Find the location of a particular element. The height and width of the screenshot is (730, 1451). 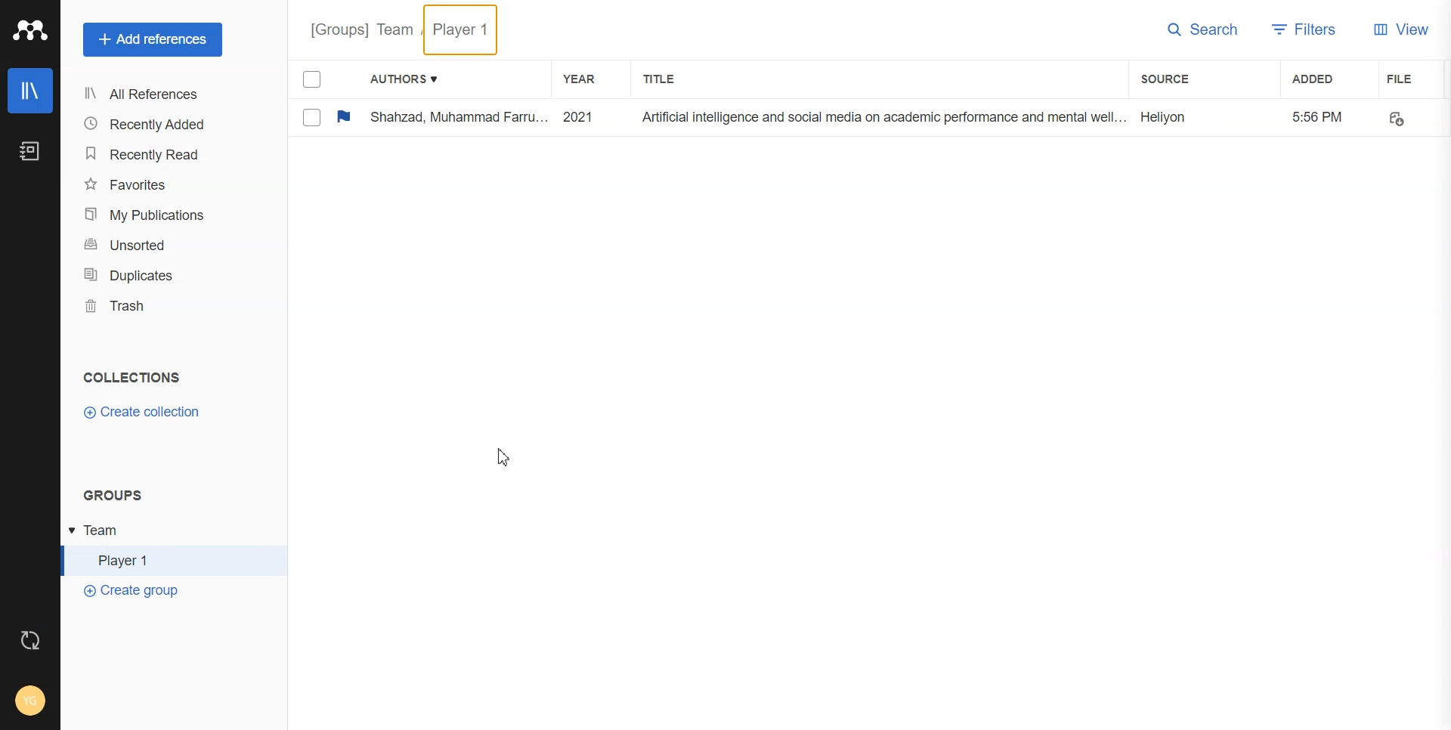

Library is located at coordinates (31, 91).